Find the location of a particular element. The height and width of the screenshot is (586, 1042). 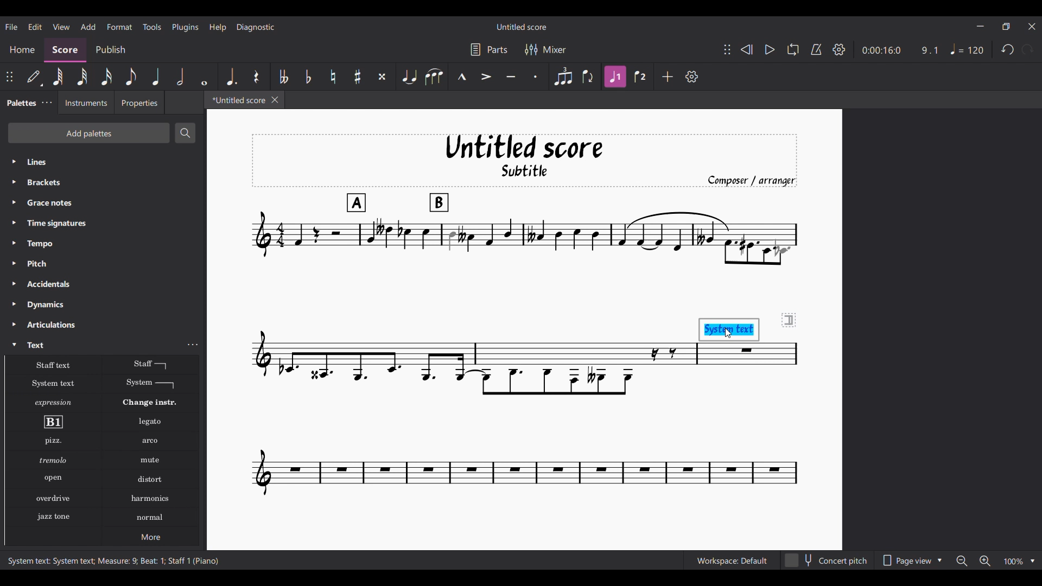

Rewind is located at coordinates (747, 49).